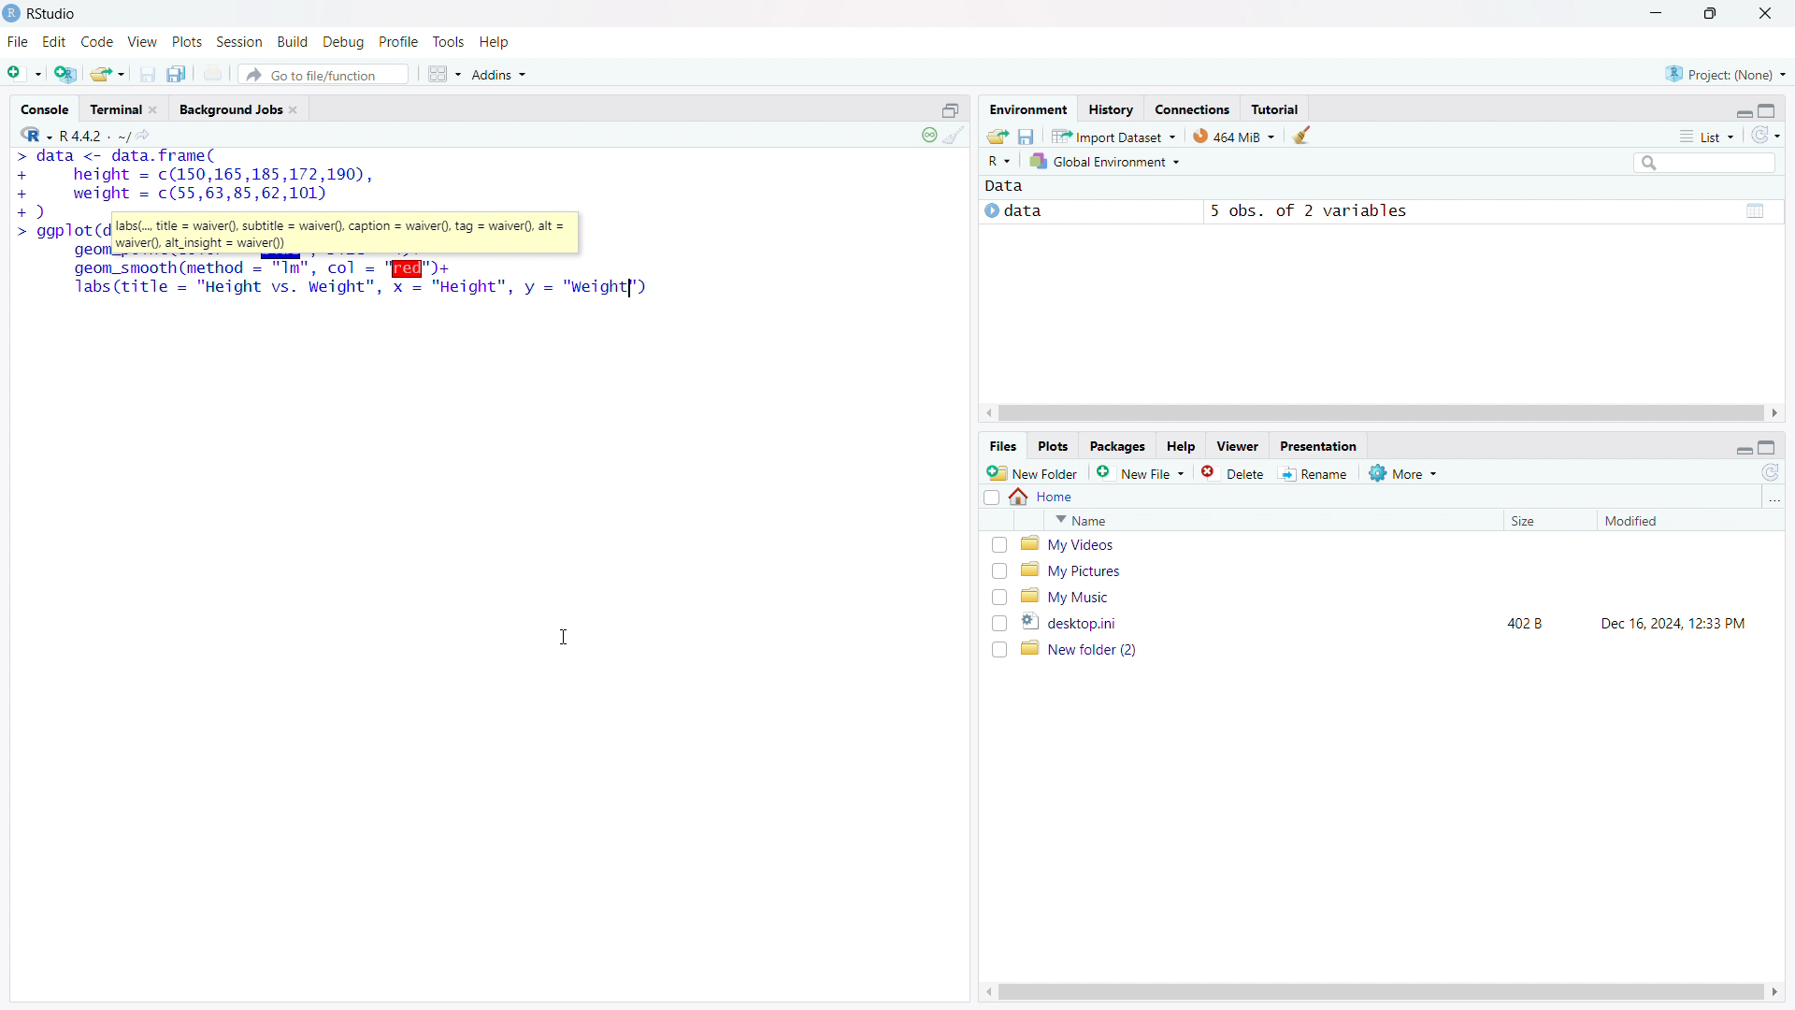 The height and width of the screenshot is (1010, 1795). Describe the element at coordinates (1142, 472) in the screenshot. I see `add new file` at that location.